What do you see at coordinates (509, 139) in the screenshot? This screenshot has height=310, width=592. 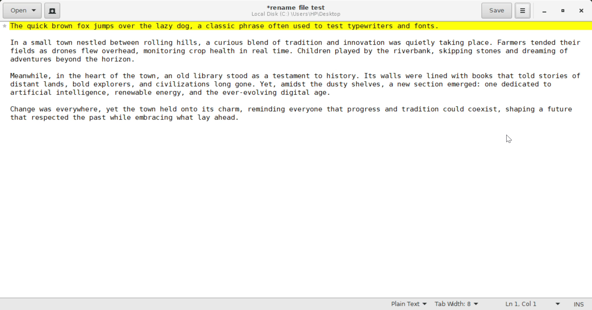 I see `Cursor Position AFTER_LAST_ACTION` at bounding box center [509, 139].